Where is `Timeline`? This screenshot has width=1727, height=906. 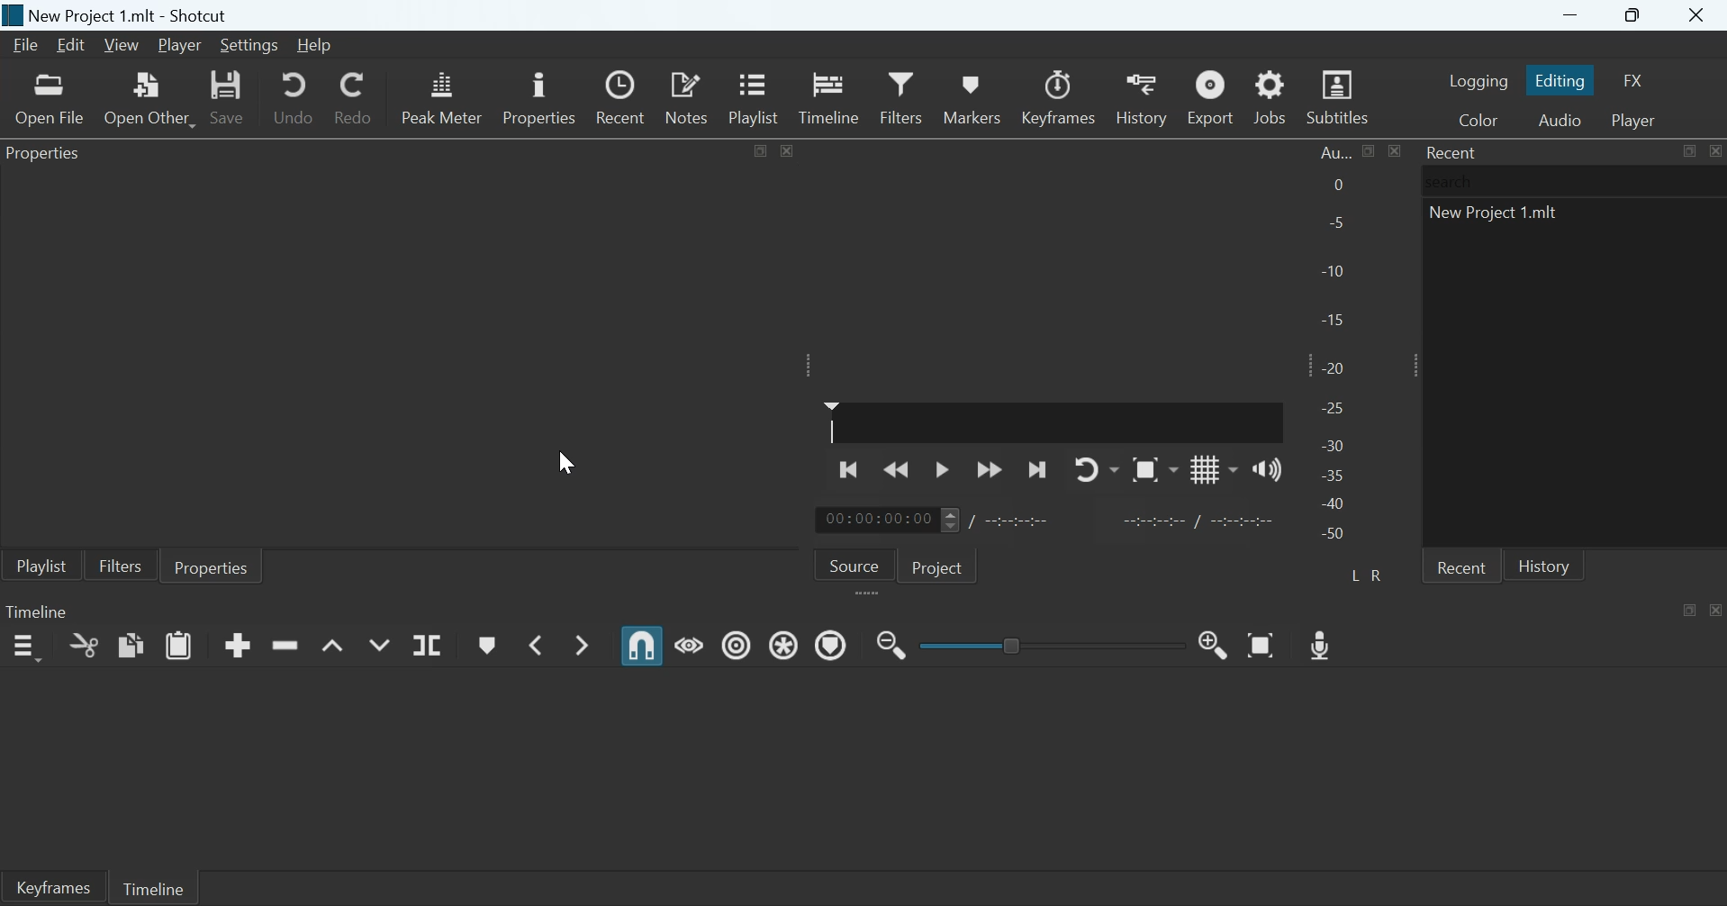
Timeline is located at coordinates (829, 95).